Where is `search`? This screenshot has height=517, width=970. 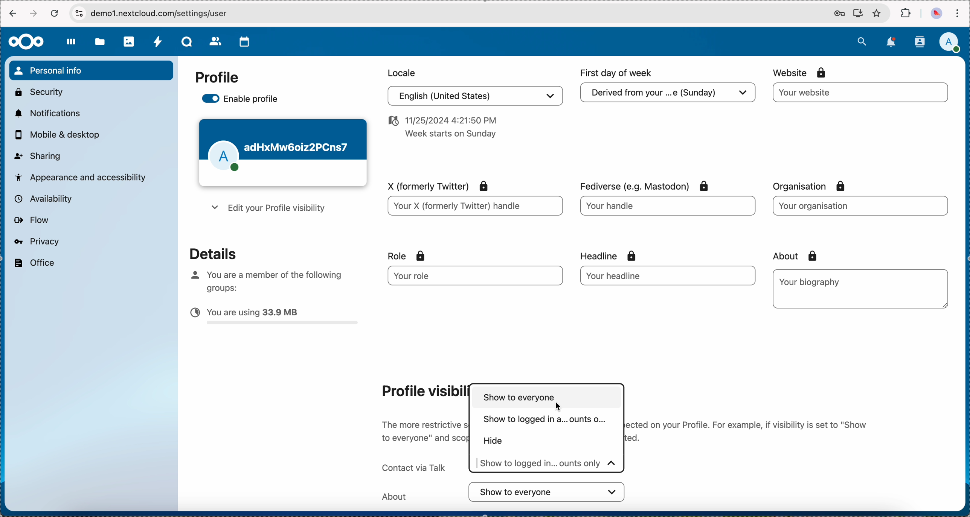 search is located at coordinates (862, 40).